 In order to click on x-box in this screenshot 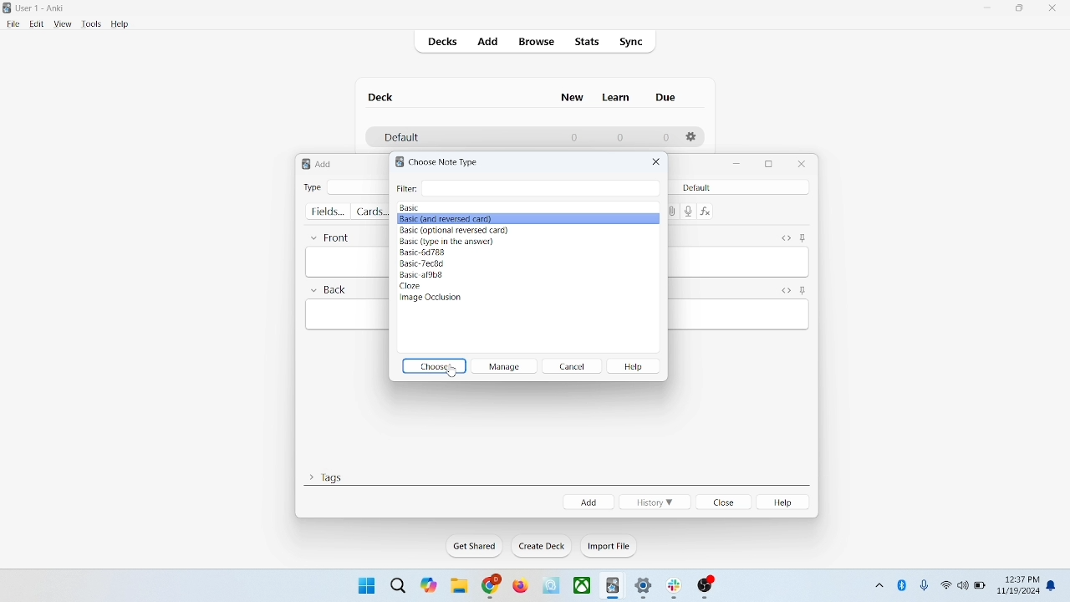, I will do `click(583, 585)`.